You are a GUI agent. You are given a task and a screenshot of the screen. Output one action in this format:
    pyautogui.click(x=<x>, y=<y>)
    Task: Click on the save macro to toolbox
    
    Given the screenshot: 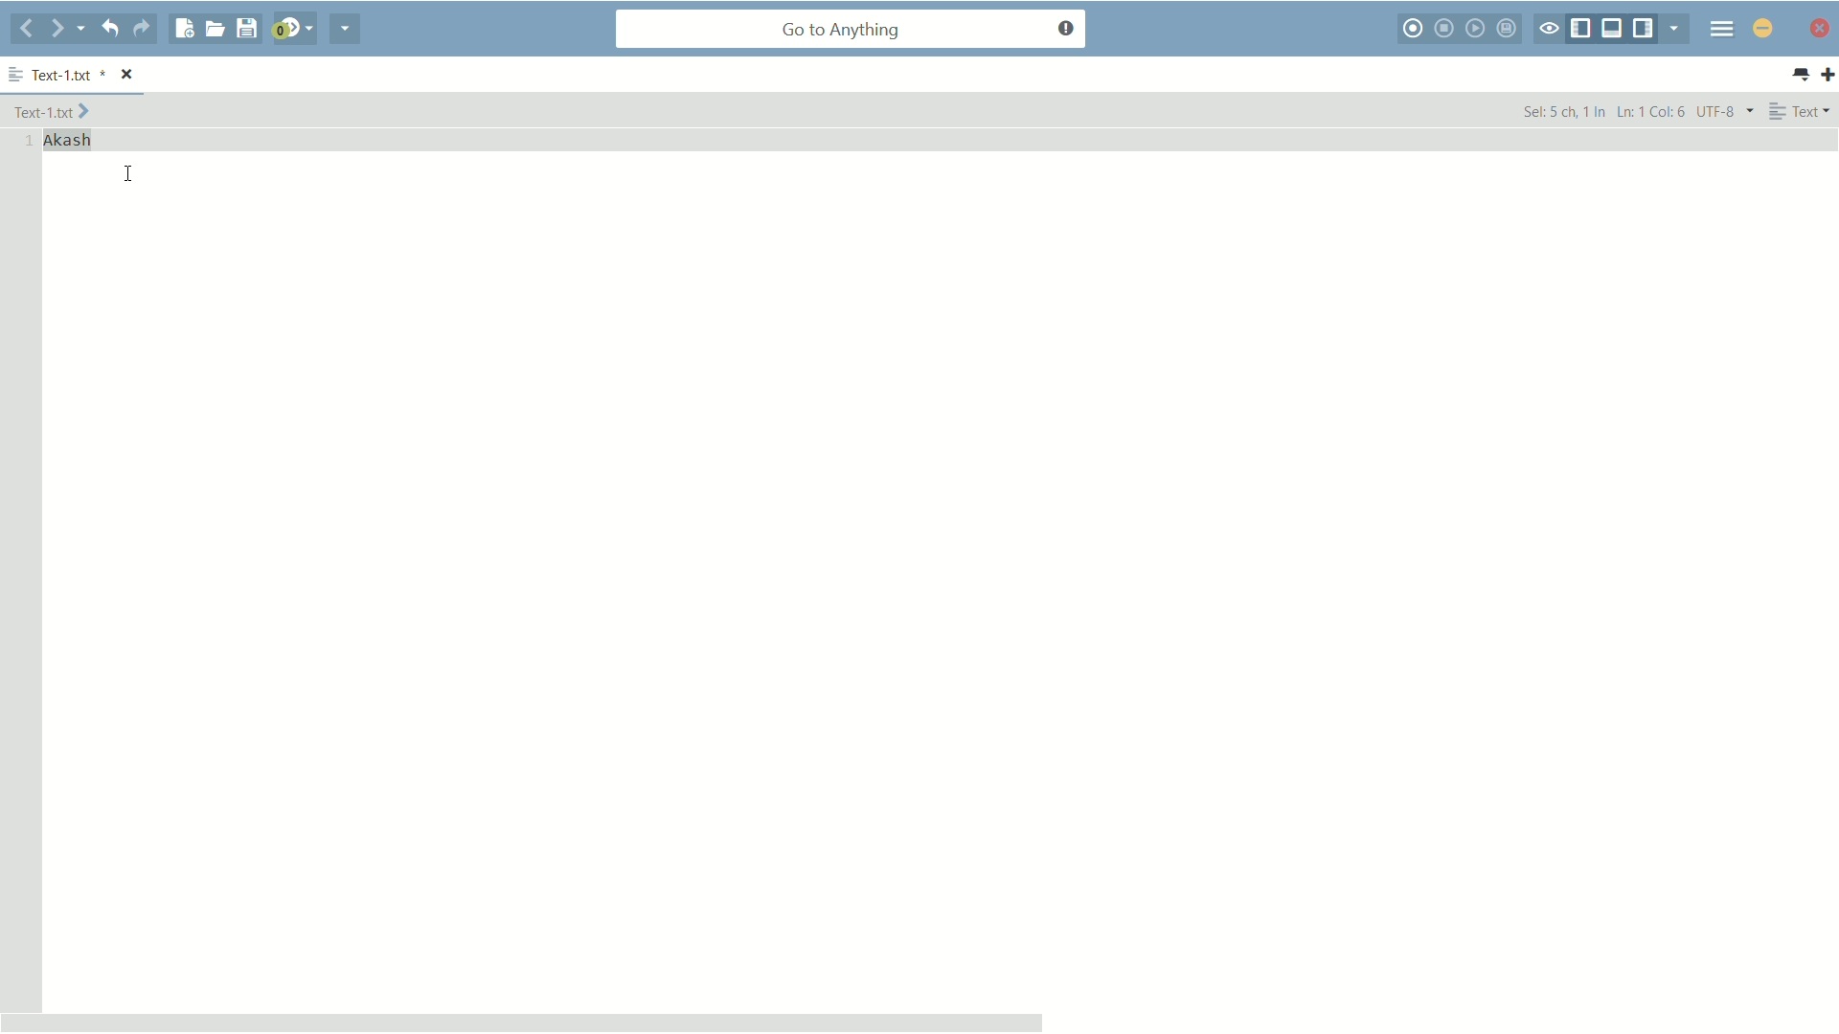 What is the action you would take?
    pyautogui.click(x=1510, y=28)
    